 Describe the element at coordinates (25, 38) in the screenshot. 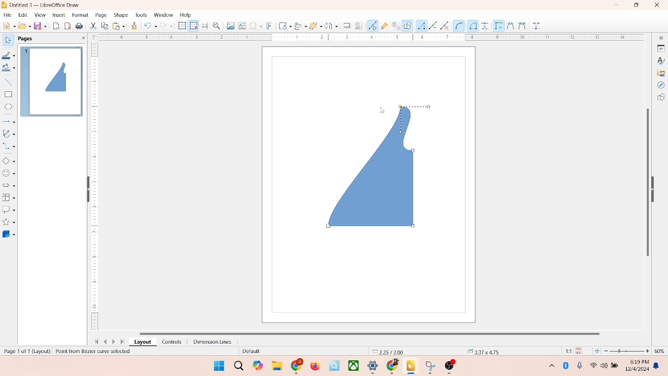

I see `pages` at that location.